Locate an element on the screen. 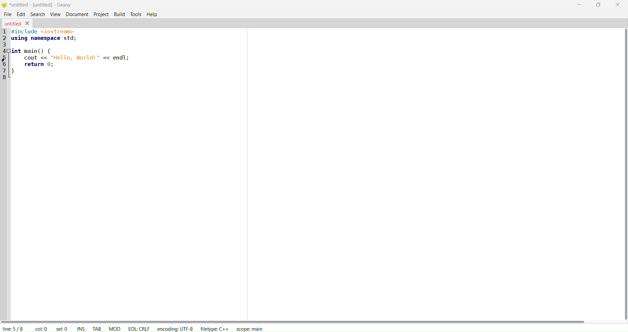 This screenshot has height=332, width=628. sel: 0 is located at coordinates (61, 329).